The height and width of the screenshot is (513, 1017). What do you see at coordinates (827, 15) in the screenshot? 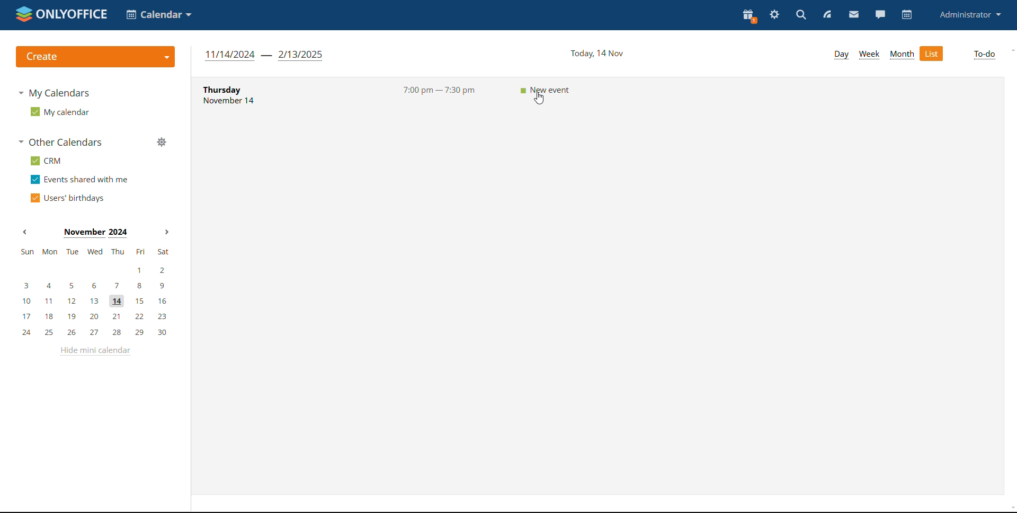
I see `feed` at bounding box center [827, 15].